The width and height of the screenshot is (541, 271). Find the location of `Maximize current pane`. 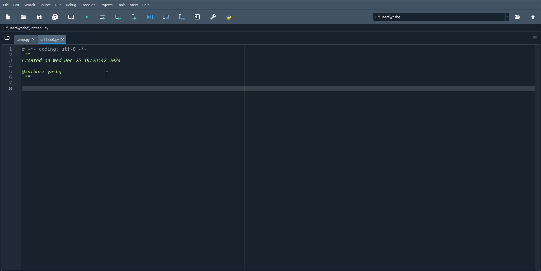

Maximize current pane is located at coordinates (198, 17).